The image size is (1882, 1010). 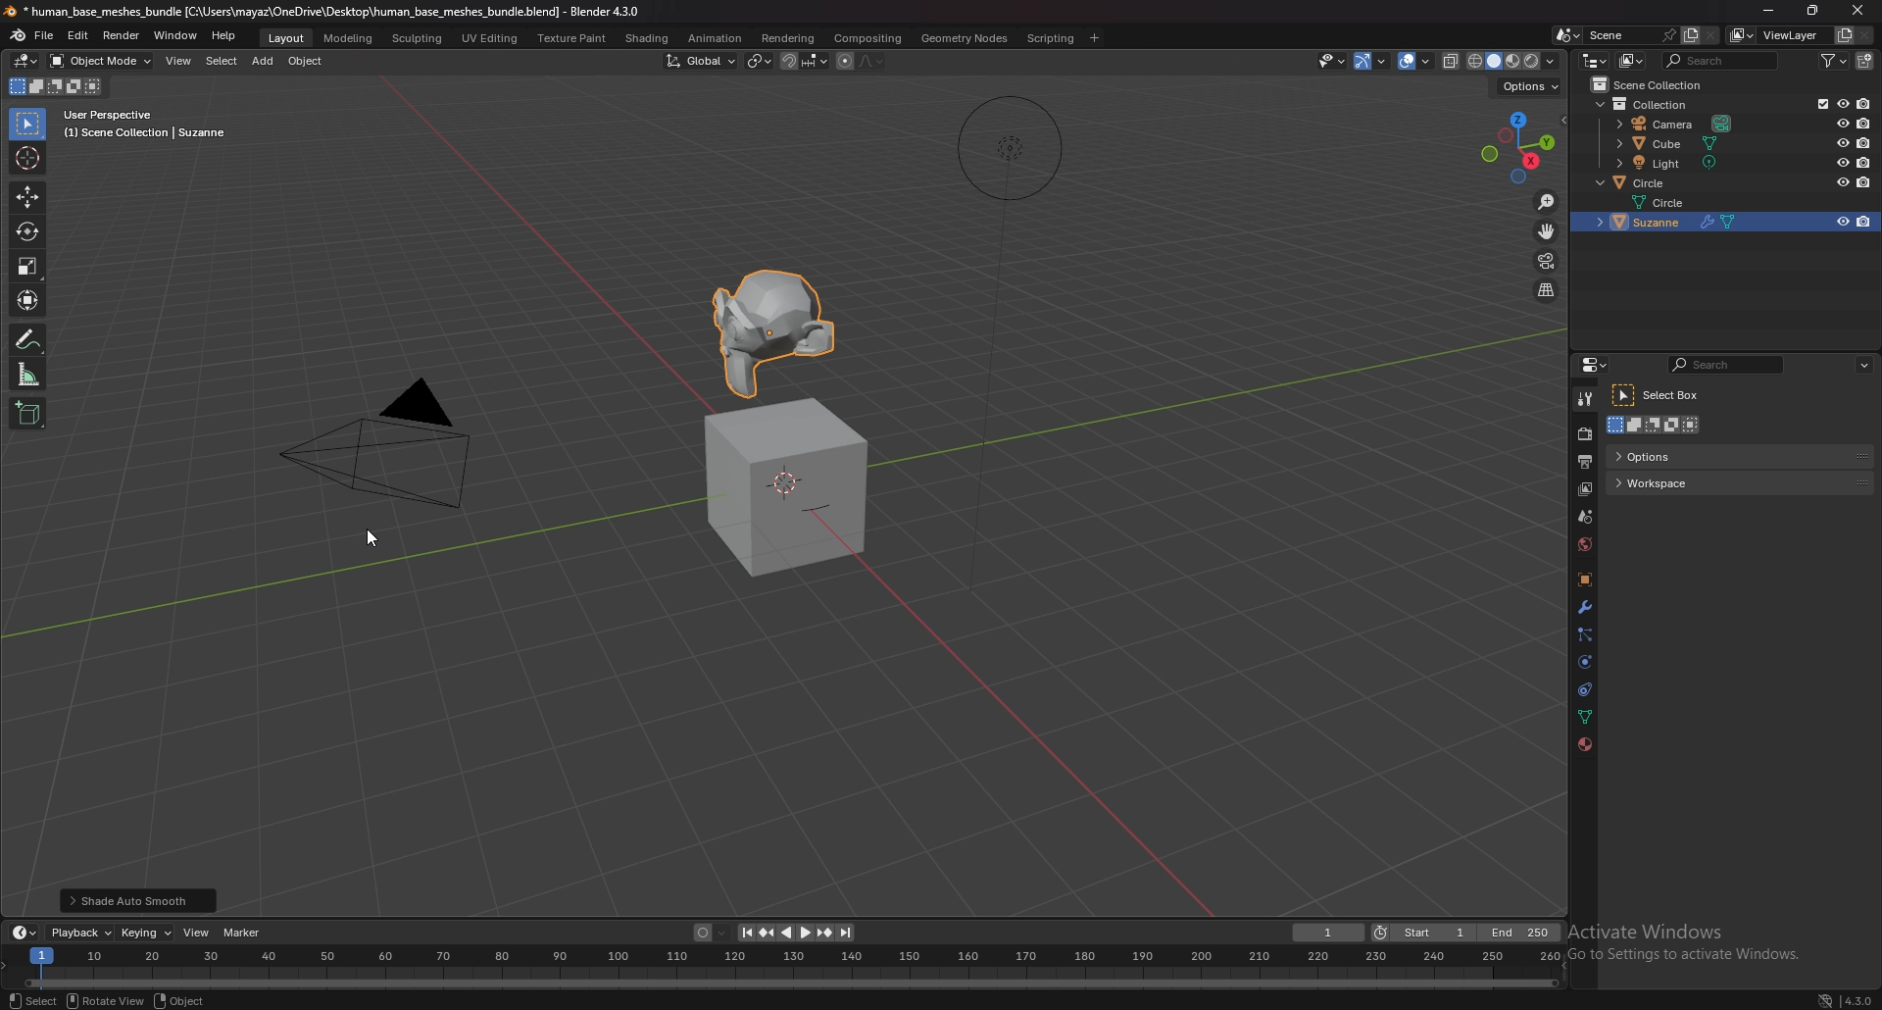 What do you see at coordinates (308, 60) in the screenshot?
I see `object` at bounding box center [308, 60].